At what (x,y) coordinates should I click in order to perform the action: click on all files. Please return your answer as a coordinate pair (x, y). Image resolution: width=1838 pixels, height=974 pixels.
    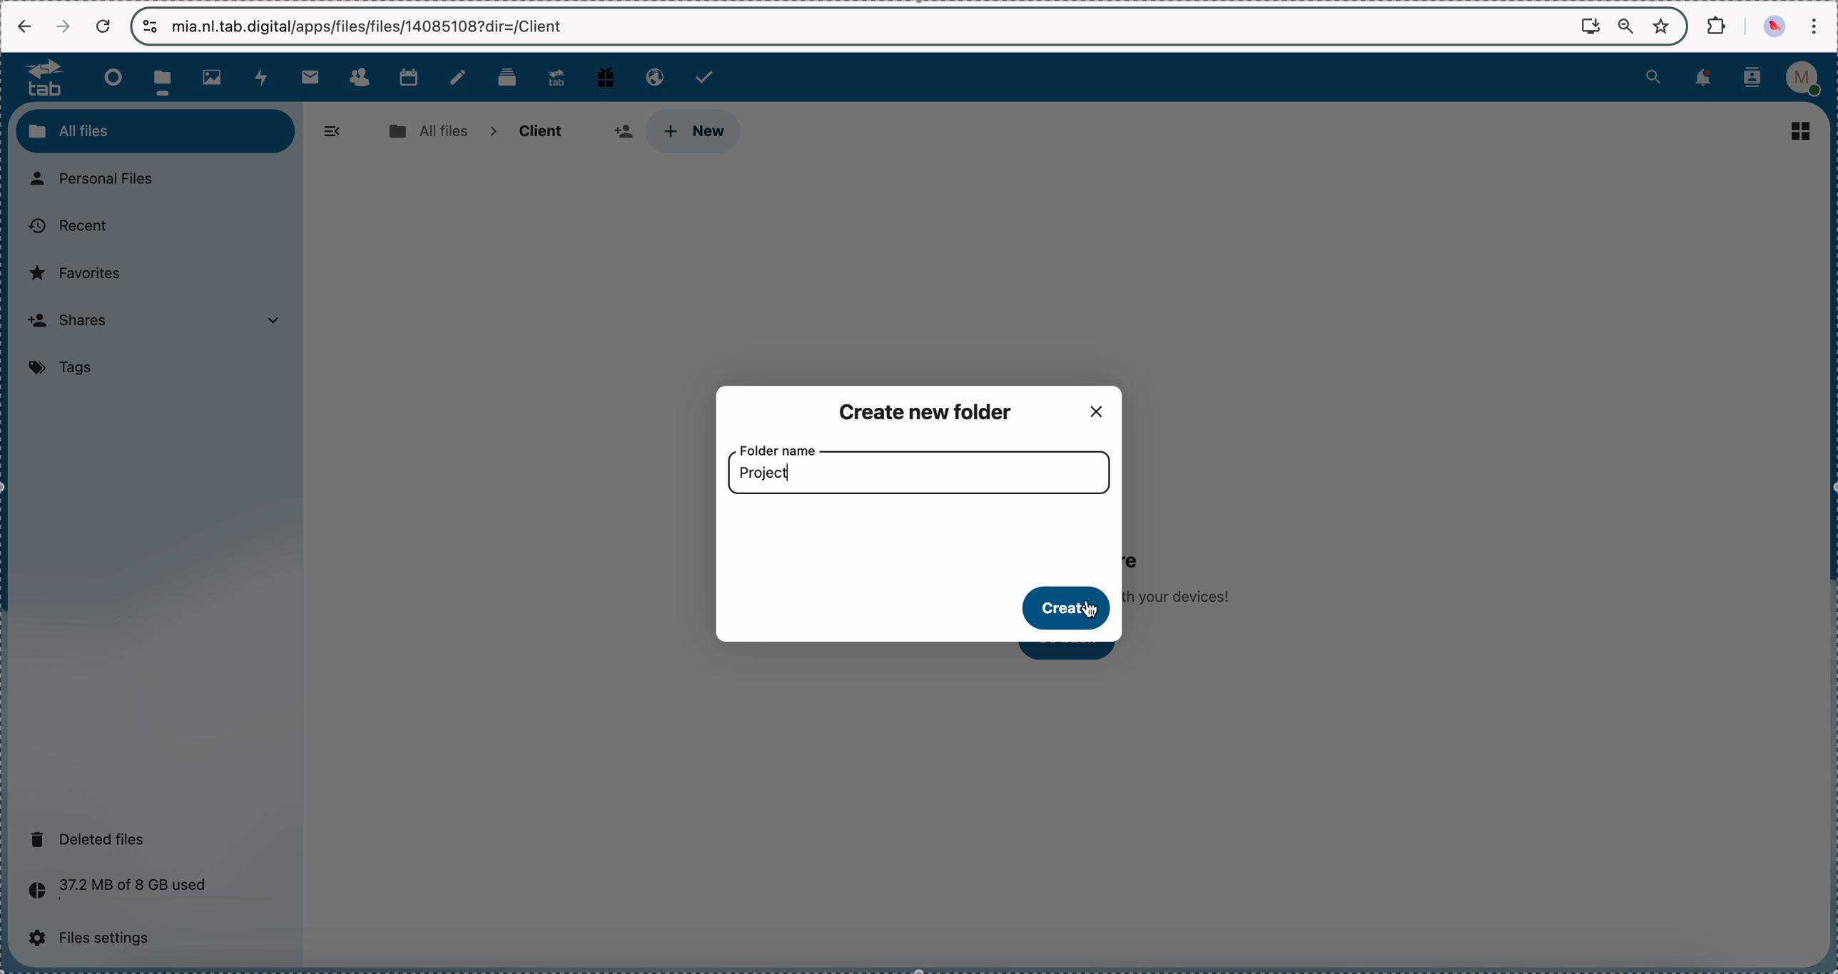
    Looking at the image, I should click on (427, 131).